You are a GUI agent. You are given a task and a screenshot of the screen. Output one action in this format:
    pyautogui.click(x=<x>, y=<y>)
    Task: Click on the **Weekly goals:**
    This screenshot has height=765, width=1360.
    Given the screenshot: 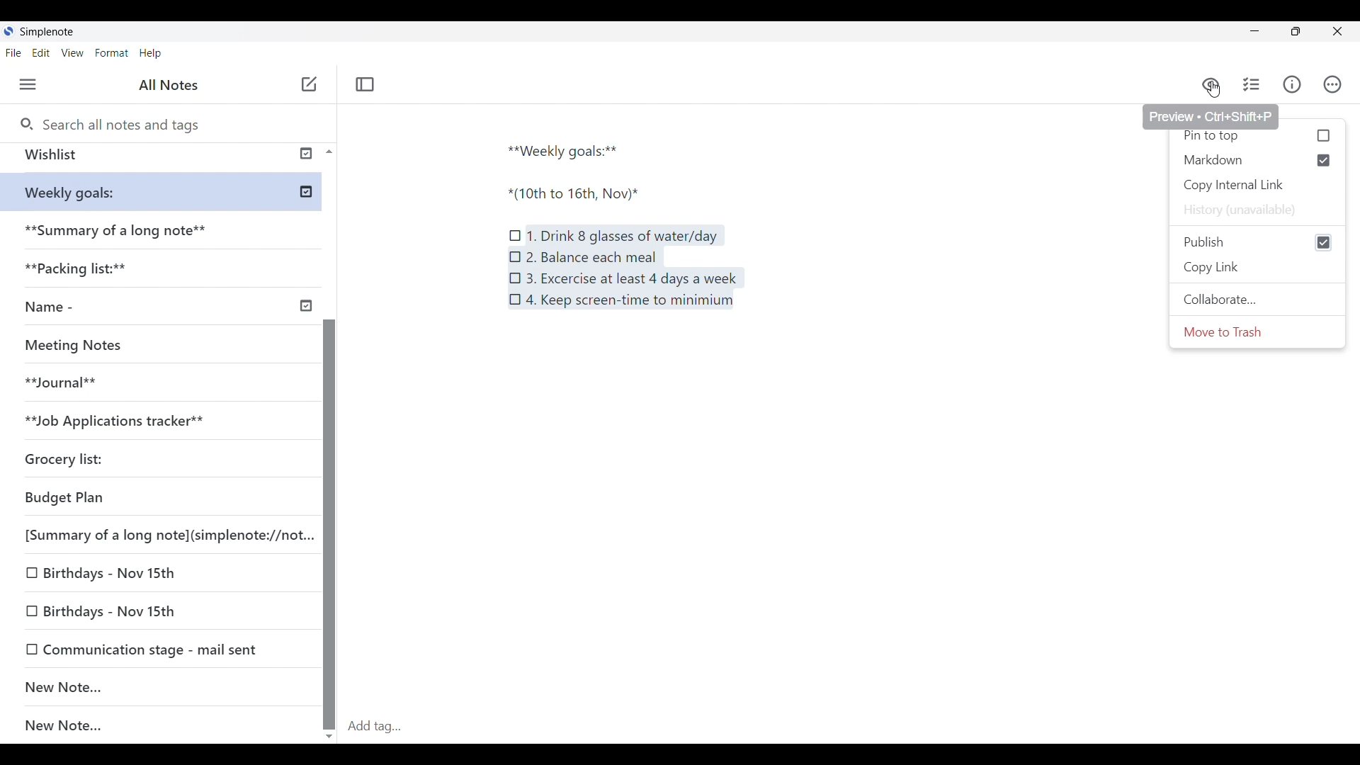 What is the action you would take?
    pyautogui.click(x=171, y=193)
    